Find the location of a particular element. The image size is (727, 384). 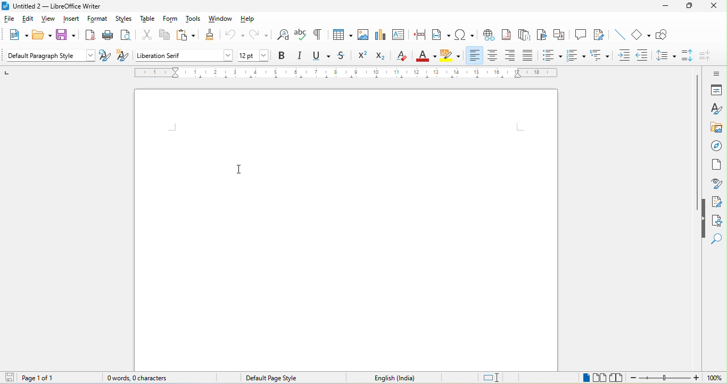

show draw function is located at coordinates (663, 36).